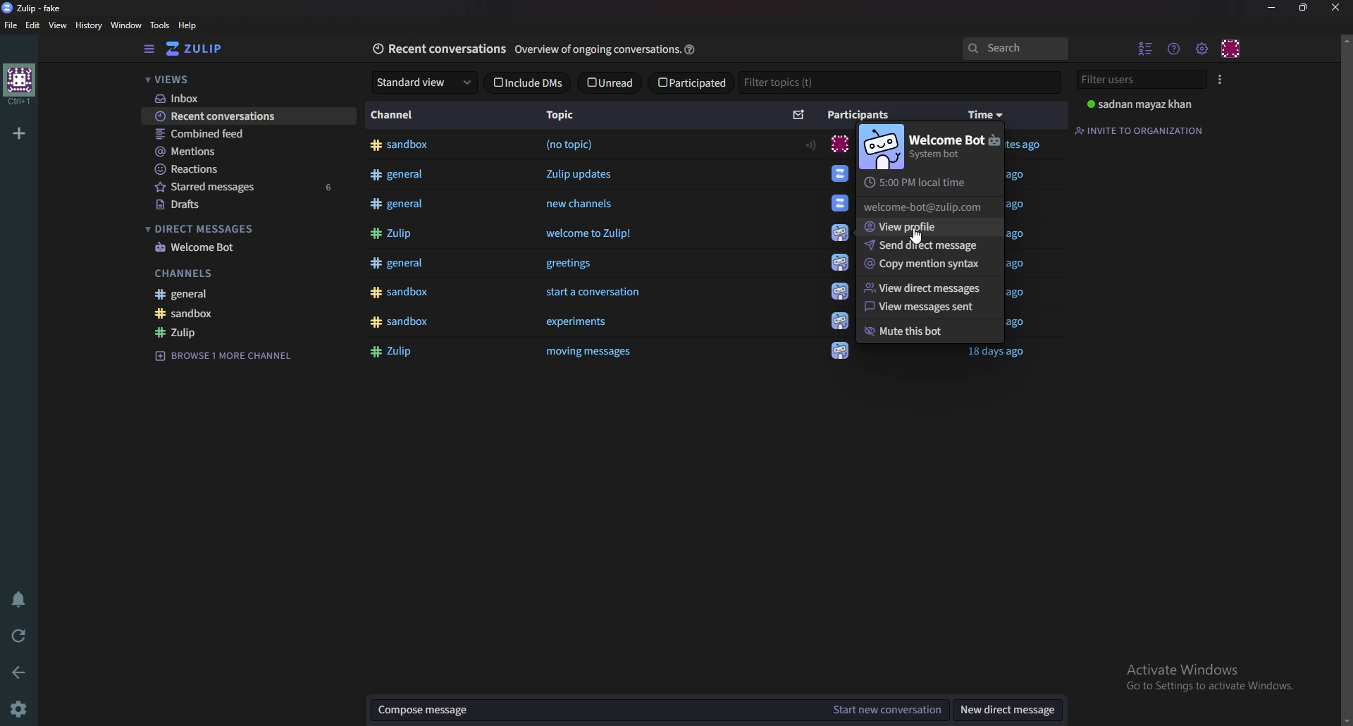 This screenshot has height=726, width=1353. I want to click on Enable do not disturb, so click(20, 599).